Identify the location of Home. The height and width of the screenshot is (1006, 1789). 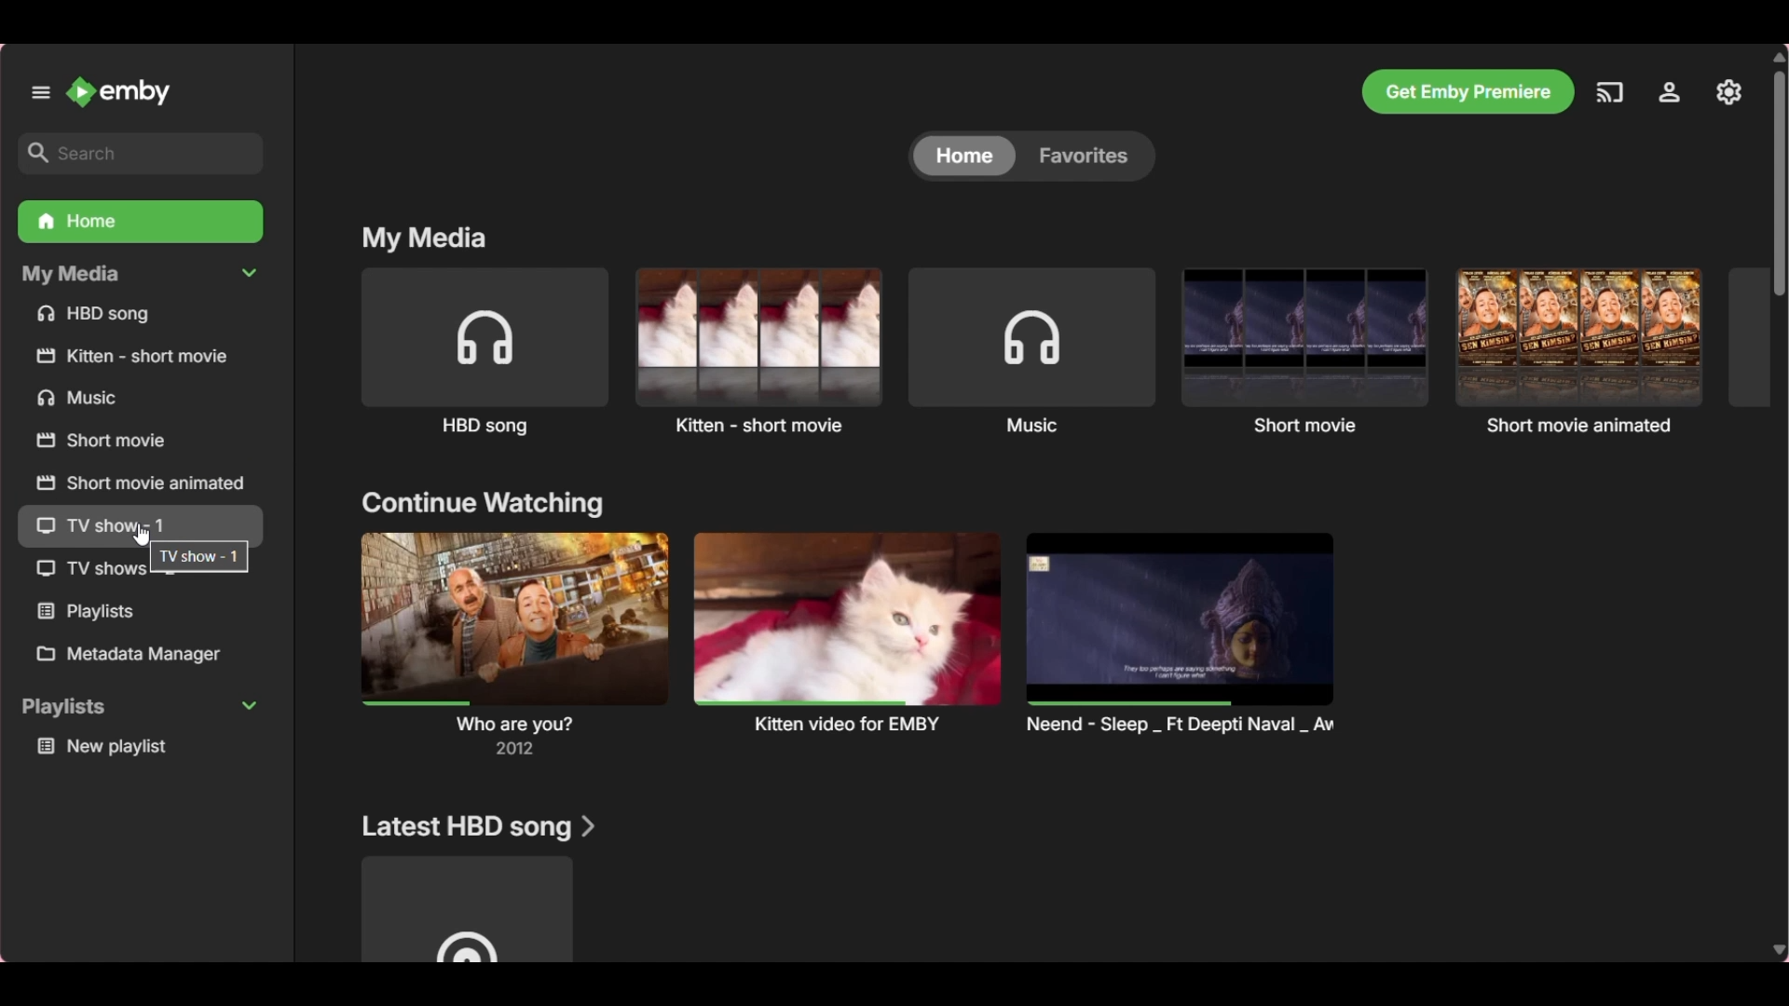
(964, 156).